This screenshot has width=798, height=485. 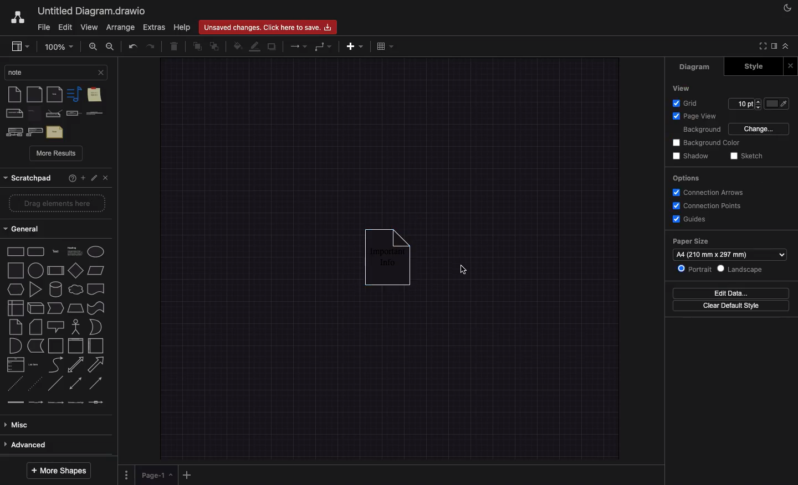 I want to click on or, so click(x=14, y=347).